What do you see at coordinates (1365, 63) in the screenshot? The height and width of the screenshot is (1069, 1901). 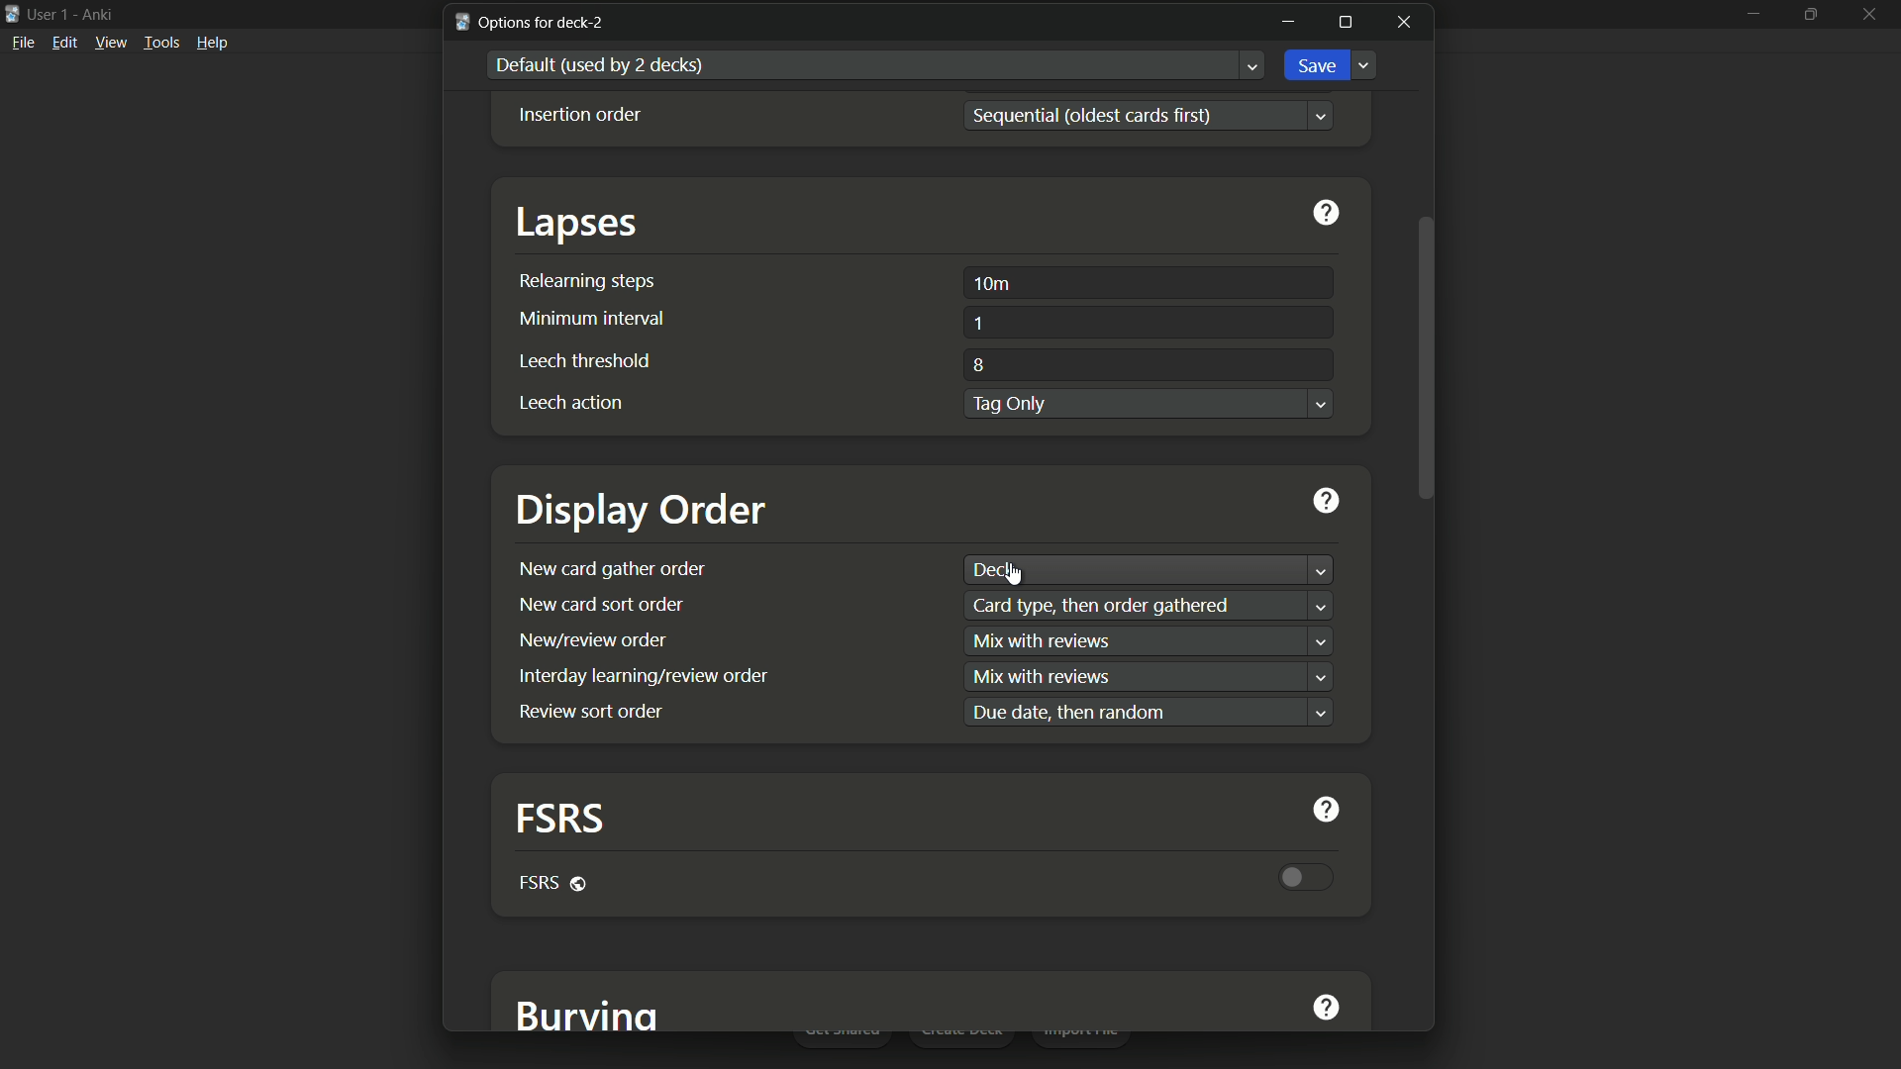 I see `Dropdown` at bounding box center [1365, 63].